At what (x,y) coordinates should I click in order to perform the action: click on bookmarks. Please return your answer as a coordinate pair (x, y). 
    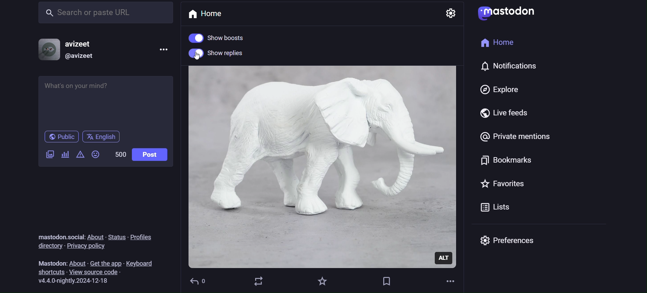
    Looking at the image, I should click on (503, 162).